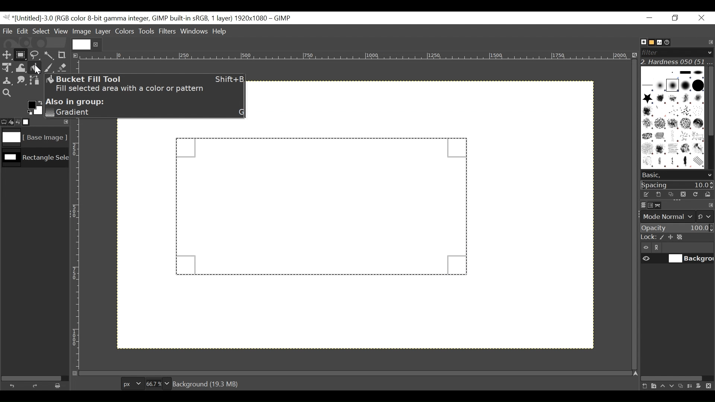  I want to click on cursor, so click(21, 60).